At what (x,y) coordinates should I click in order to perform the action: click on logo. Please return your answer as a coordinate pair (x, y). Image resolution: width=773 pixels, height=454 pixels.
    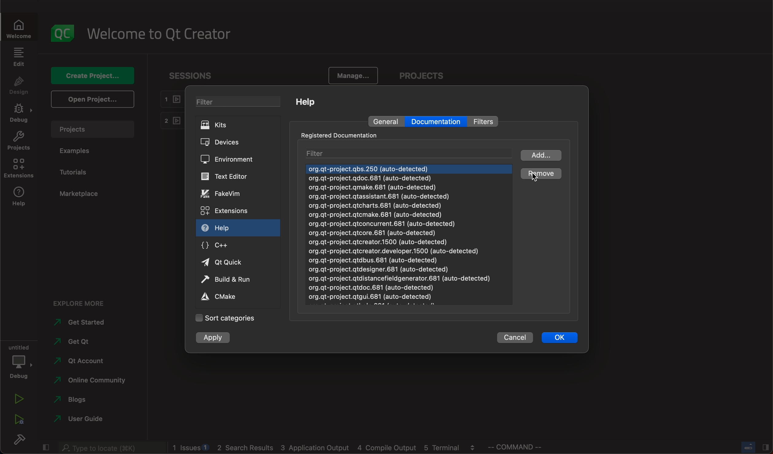
    Looking at the image, I should click on (60, 34).